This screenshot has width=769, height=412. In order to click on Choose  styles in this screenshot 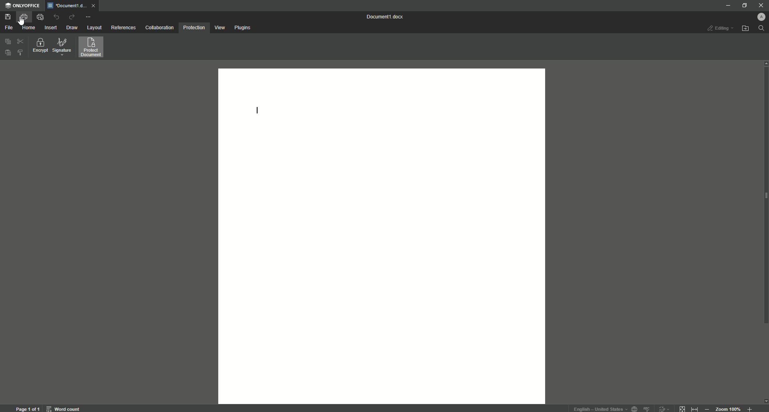, I will do `click(20, 55)`.